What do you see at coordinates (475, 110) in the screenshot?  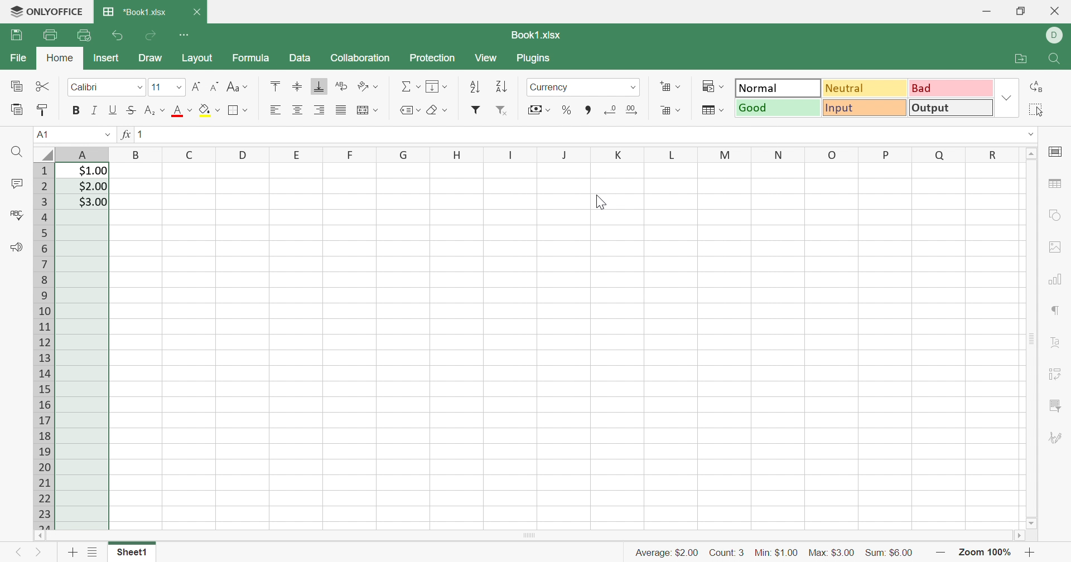 I see `Filter` at bounding box center [475, 110].